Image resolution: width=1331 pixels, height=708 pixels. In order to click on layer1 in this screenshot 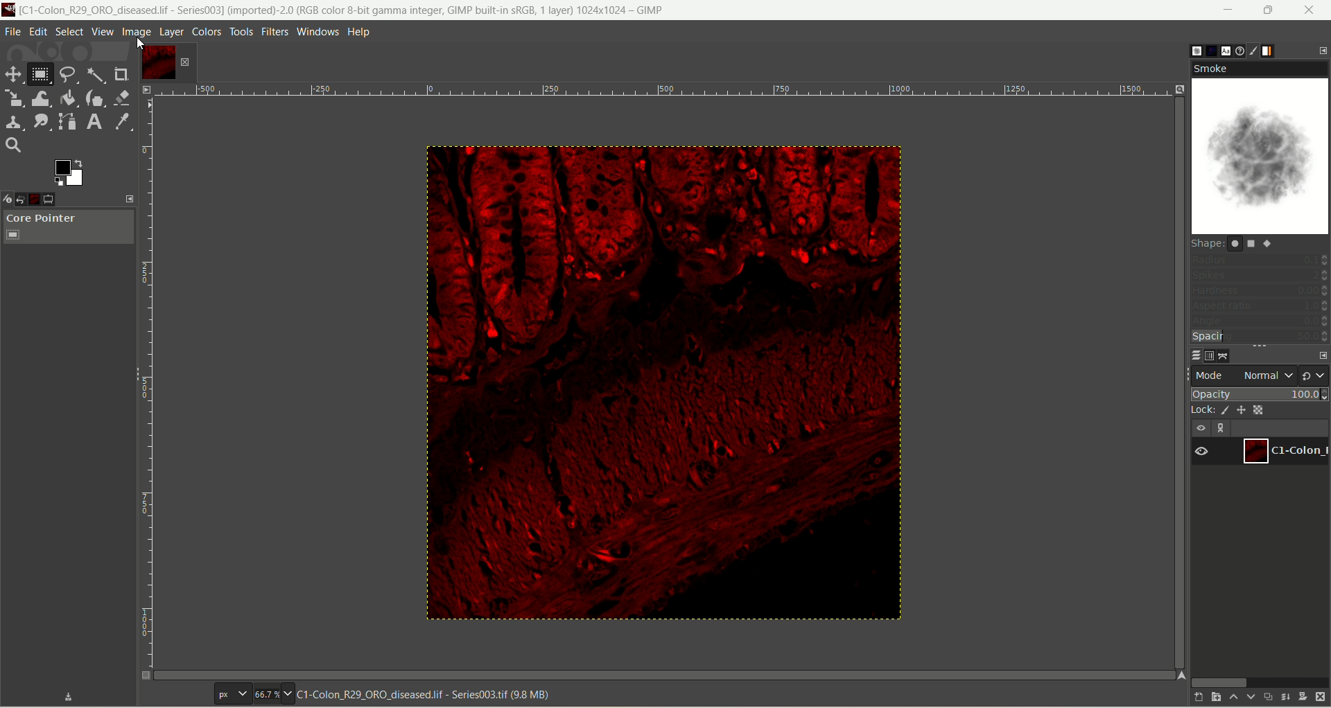, I will do `click(1287, 451)`.